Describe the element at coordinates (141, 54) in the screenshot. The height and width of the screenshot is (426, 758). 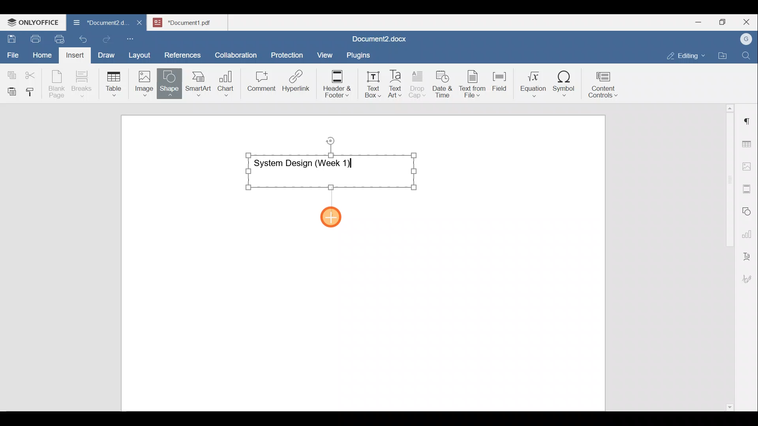
I see `Layout` at that location.